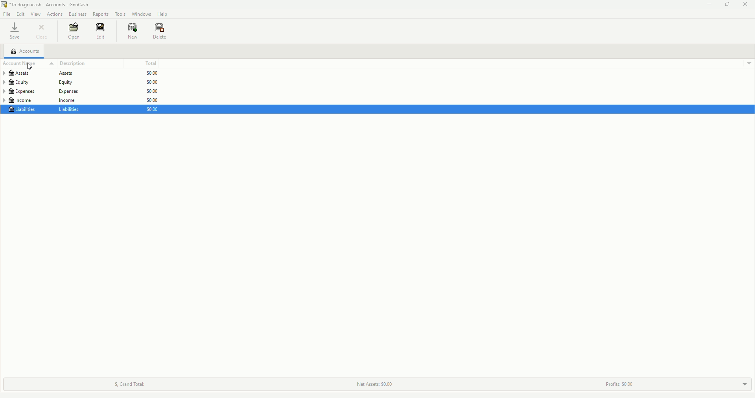 The image size is (755, 398). I want to click on Accounts, so click(26, 50).